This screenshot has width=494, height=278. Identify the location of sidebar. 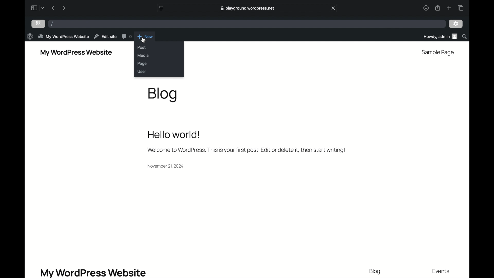
(33, 8).